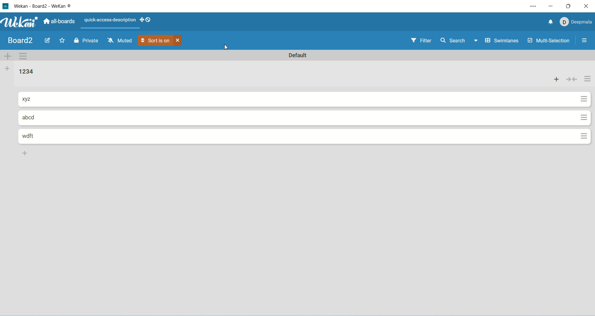  I want to click on muted, so click(120, 41).